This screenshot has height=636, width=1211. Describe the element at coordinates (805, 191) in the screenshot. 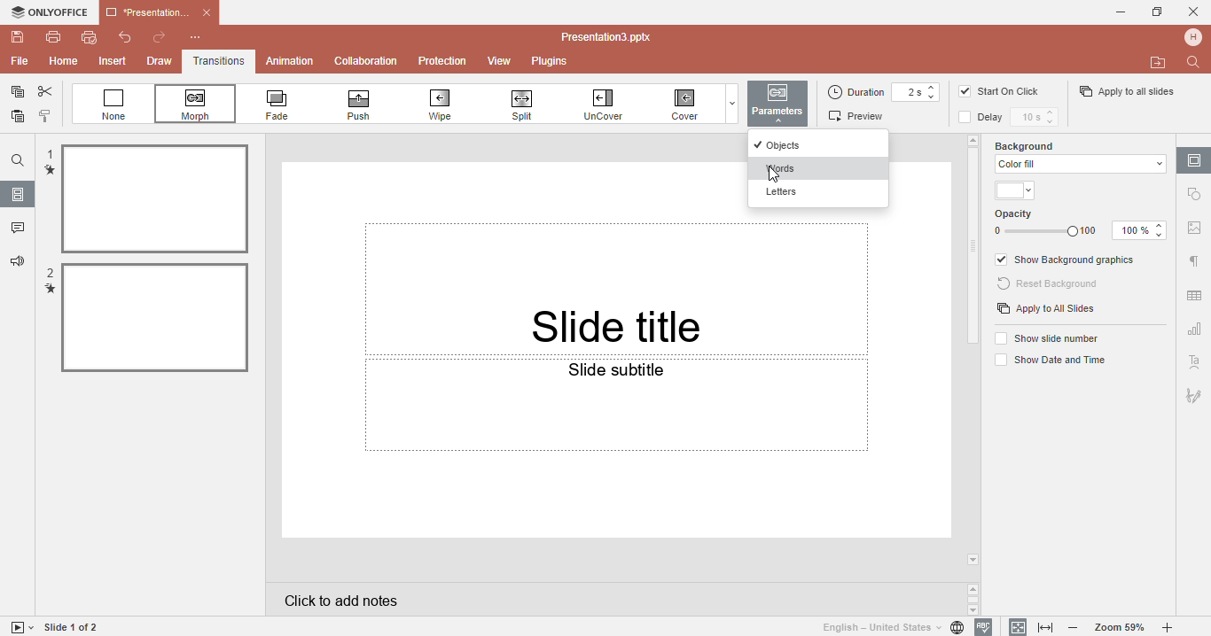

I see `Letters` at that location.